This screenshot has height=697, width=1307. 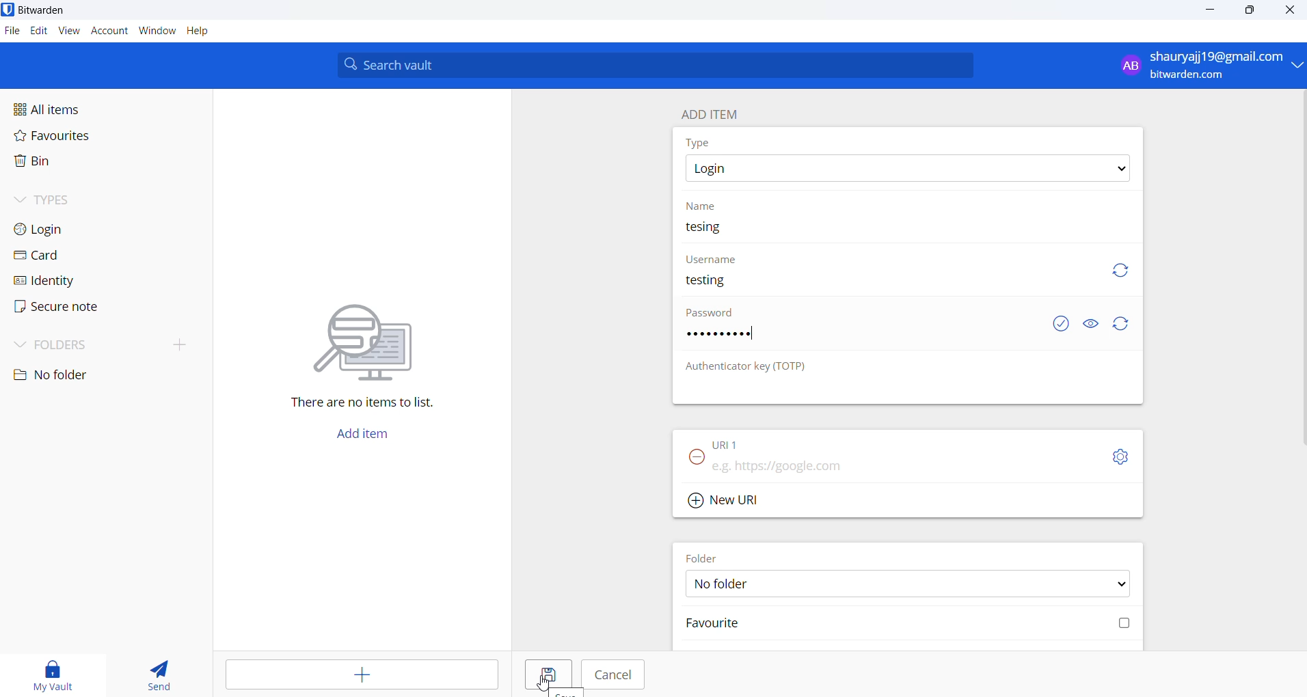 I want to click on application logo, so click(x=9, y=10).